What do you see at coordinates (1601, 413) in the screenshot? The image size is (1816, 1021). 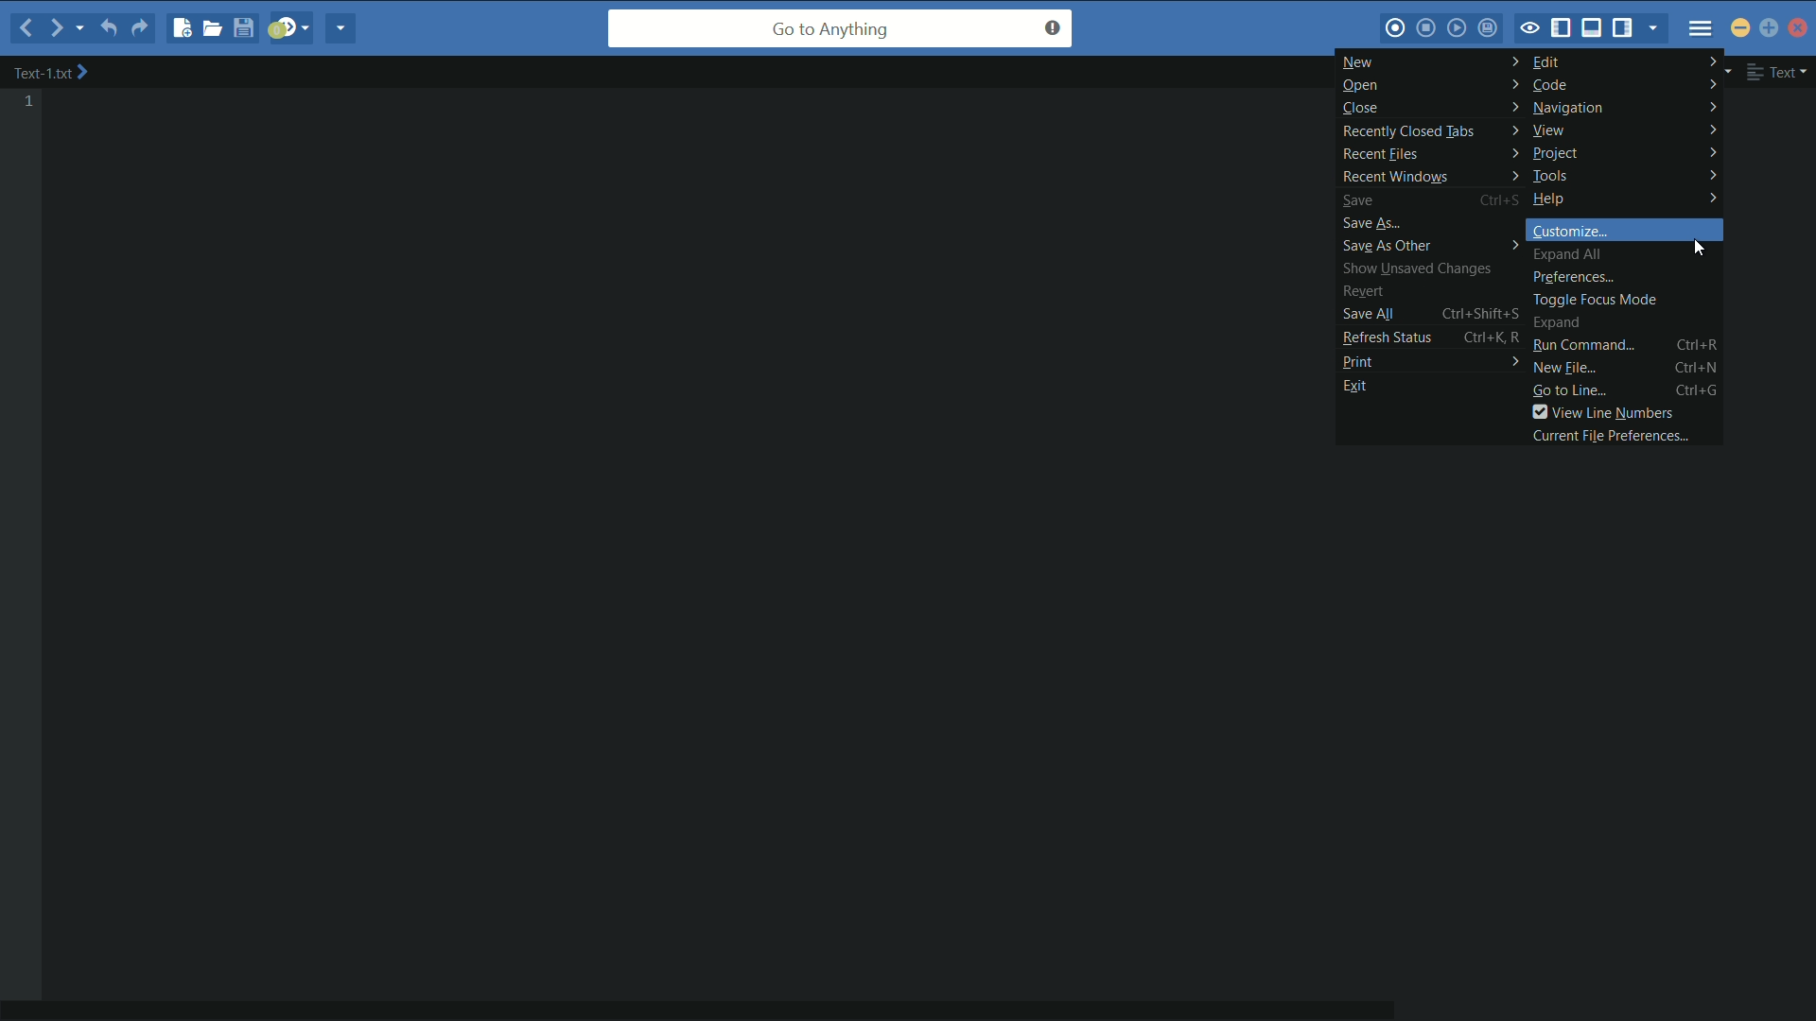 I see `view line numbers` at bounding box center [1601, 413].